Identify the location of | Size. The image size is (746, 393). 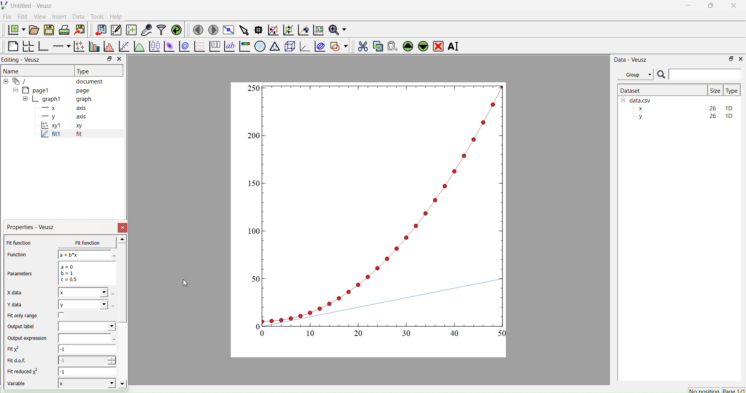
(715, 90).